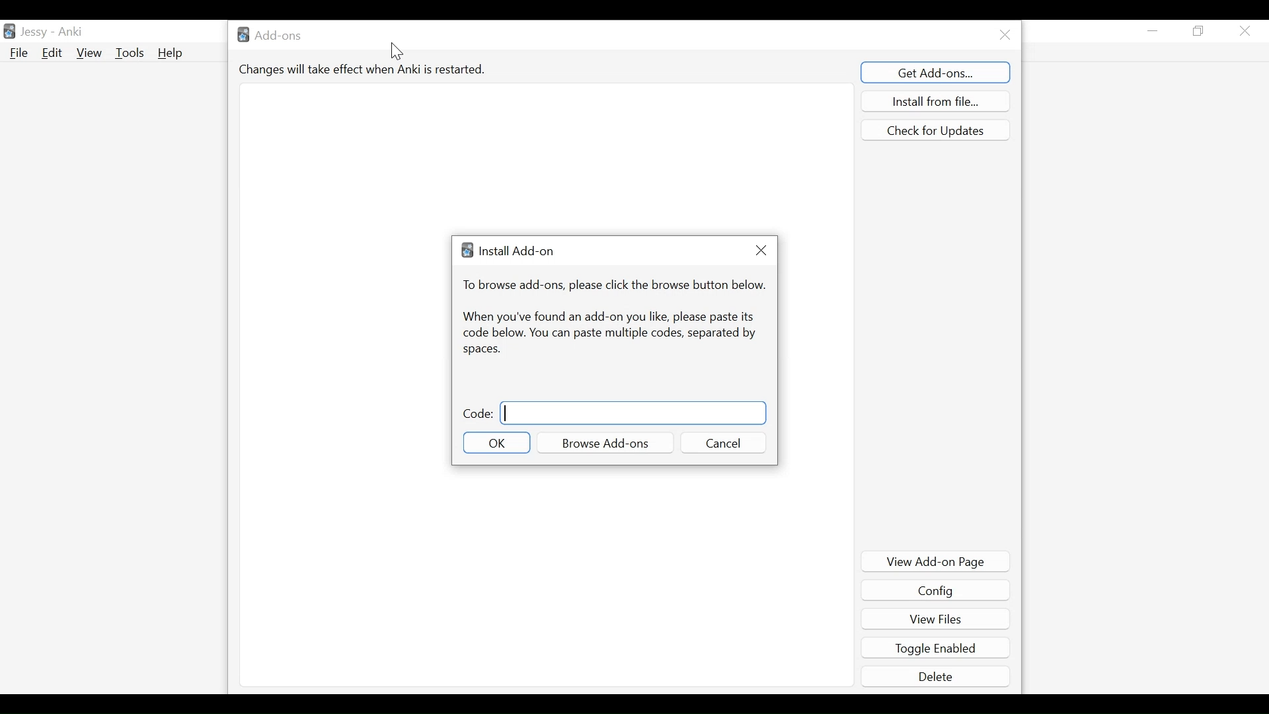 The image size is (1269, 714). I want to click on Toggle Enabled, so click(937, 648).